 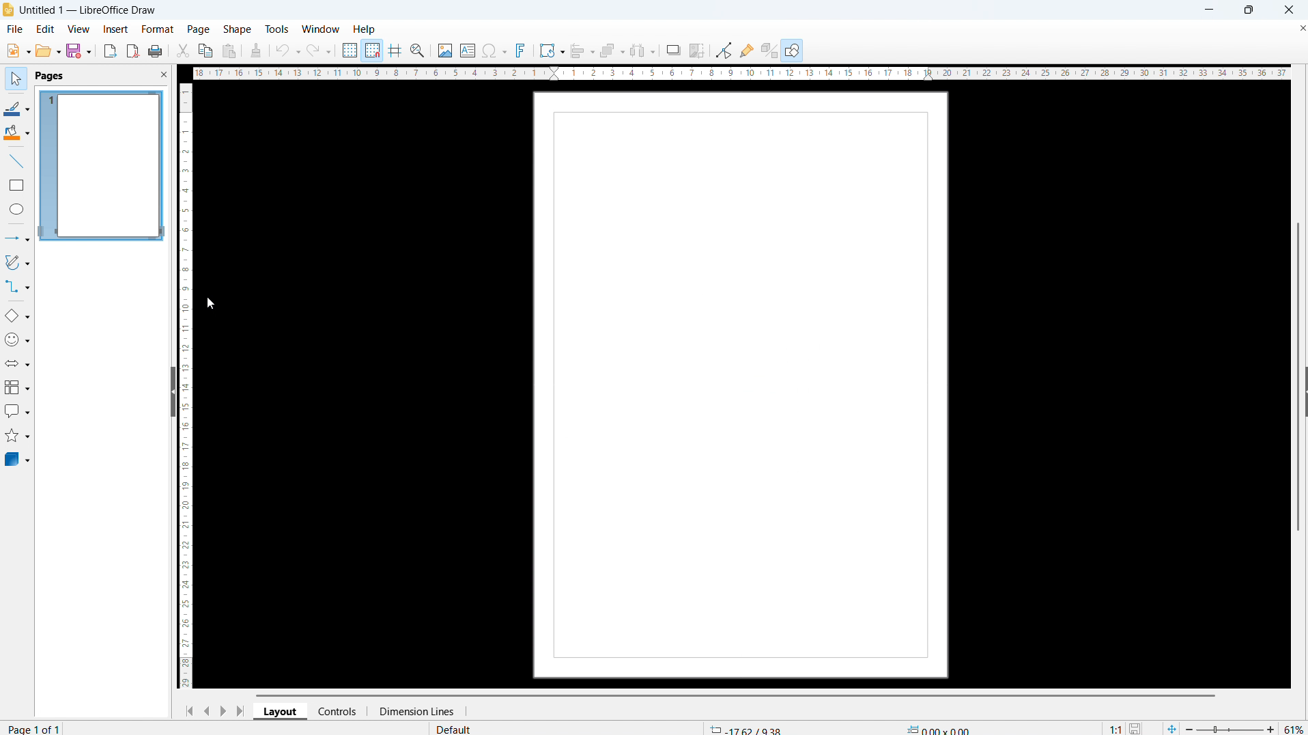 What do you see at coordinates (44, 29) in the screenshot?
I see `edit` at bounding box center [44, 29].